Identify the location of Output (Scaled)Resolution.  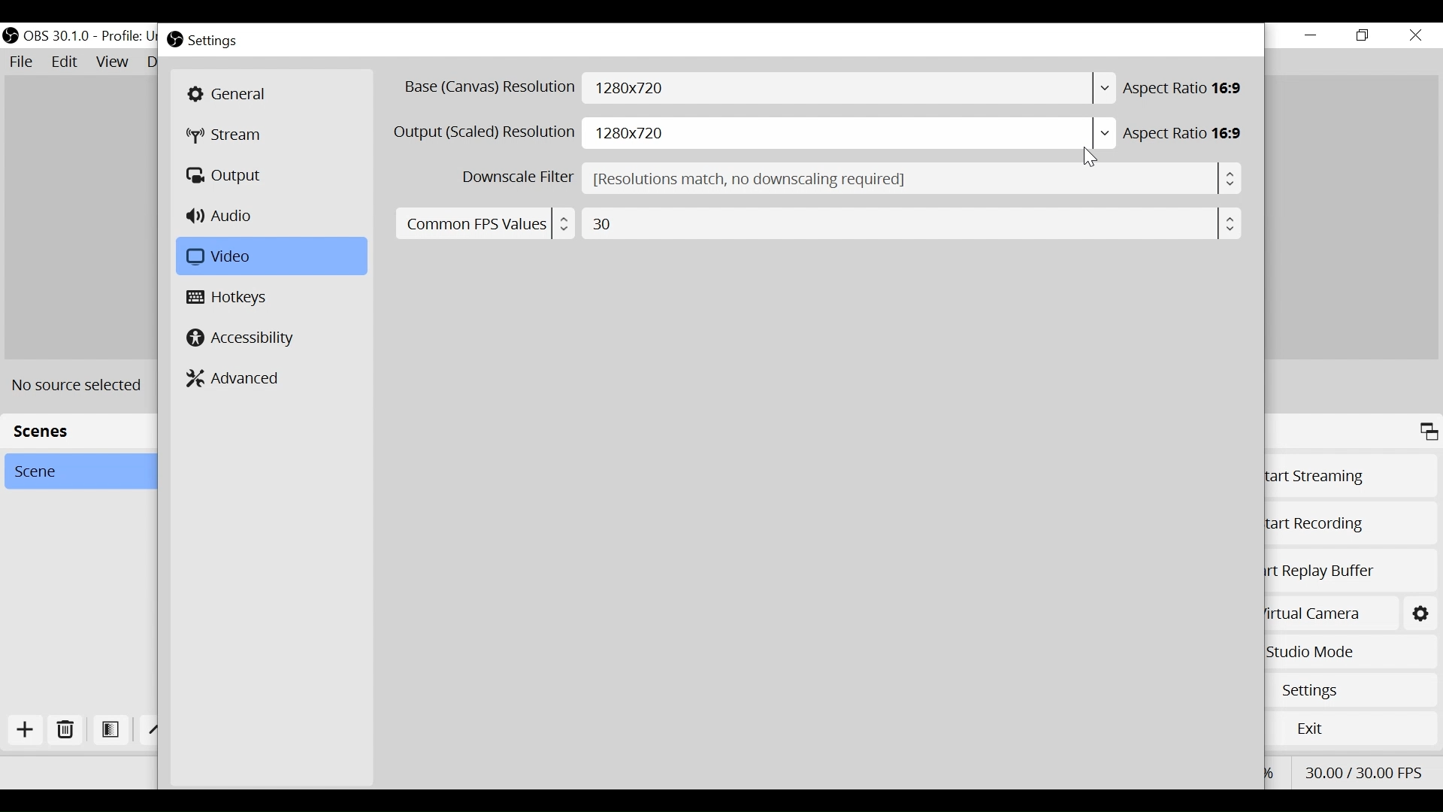
(485, 132).